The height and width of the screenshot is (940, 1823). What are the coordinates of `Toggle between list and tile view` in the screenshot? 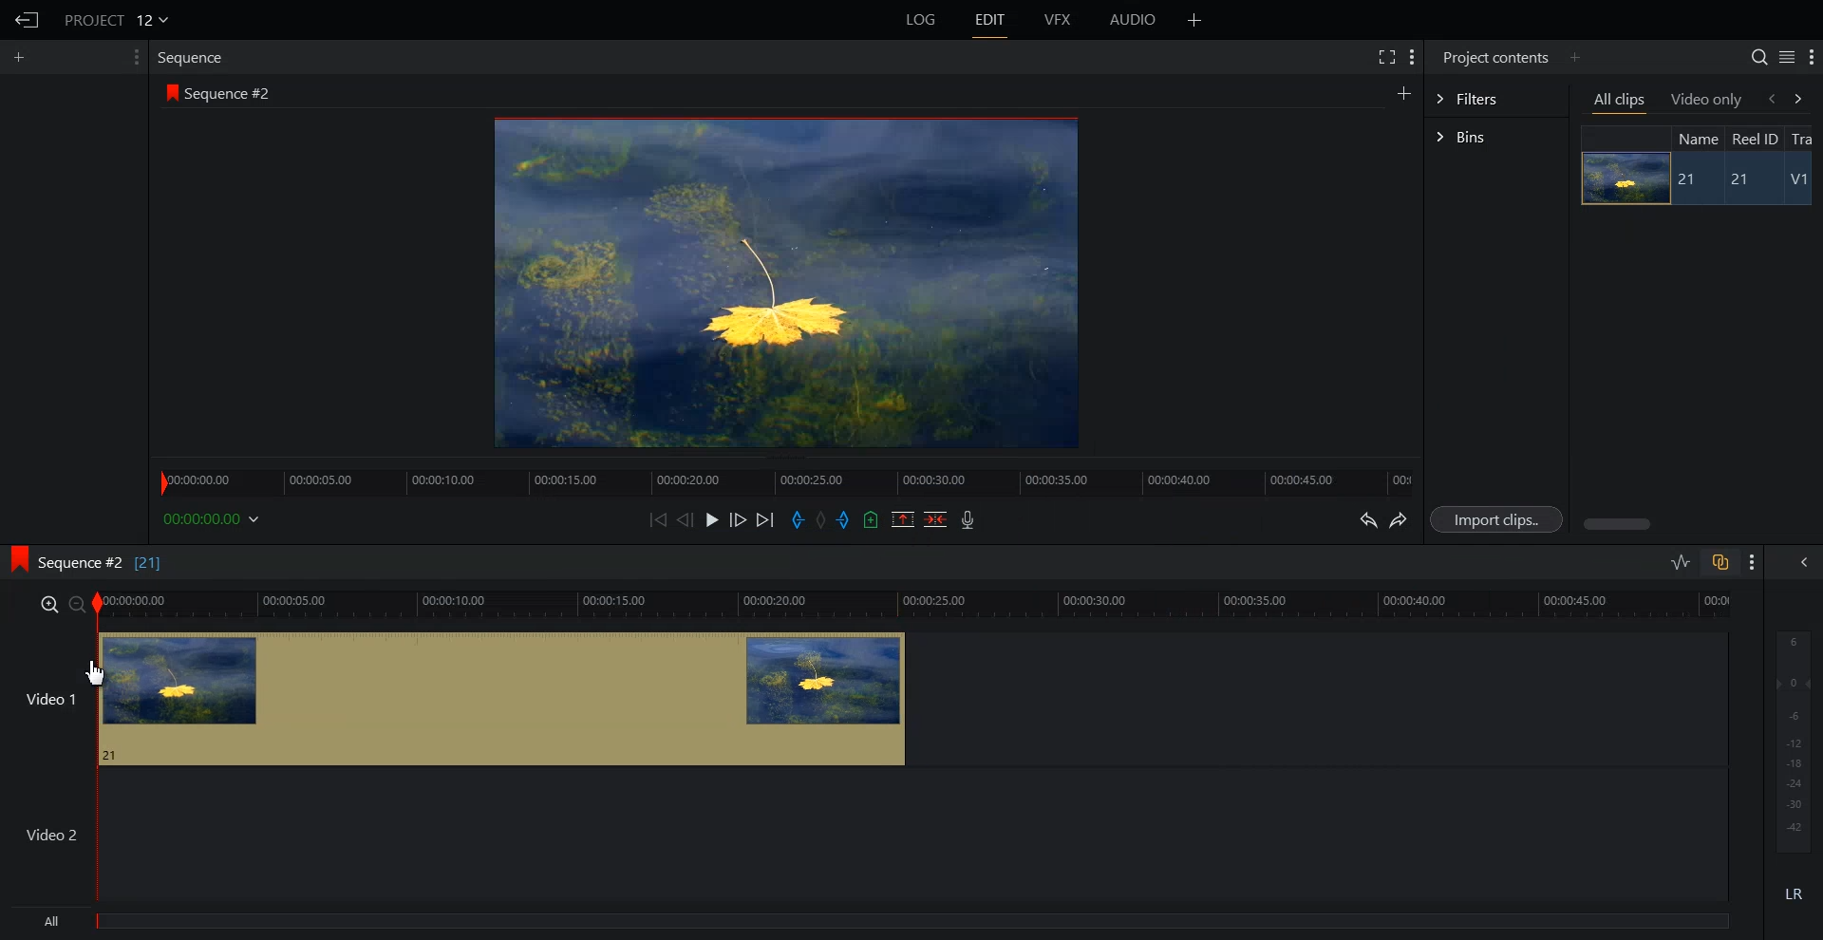 It's located at (1787, 57).